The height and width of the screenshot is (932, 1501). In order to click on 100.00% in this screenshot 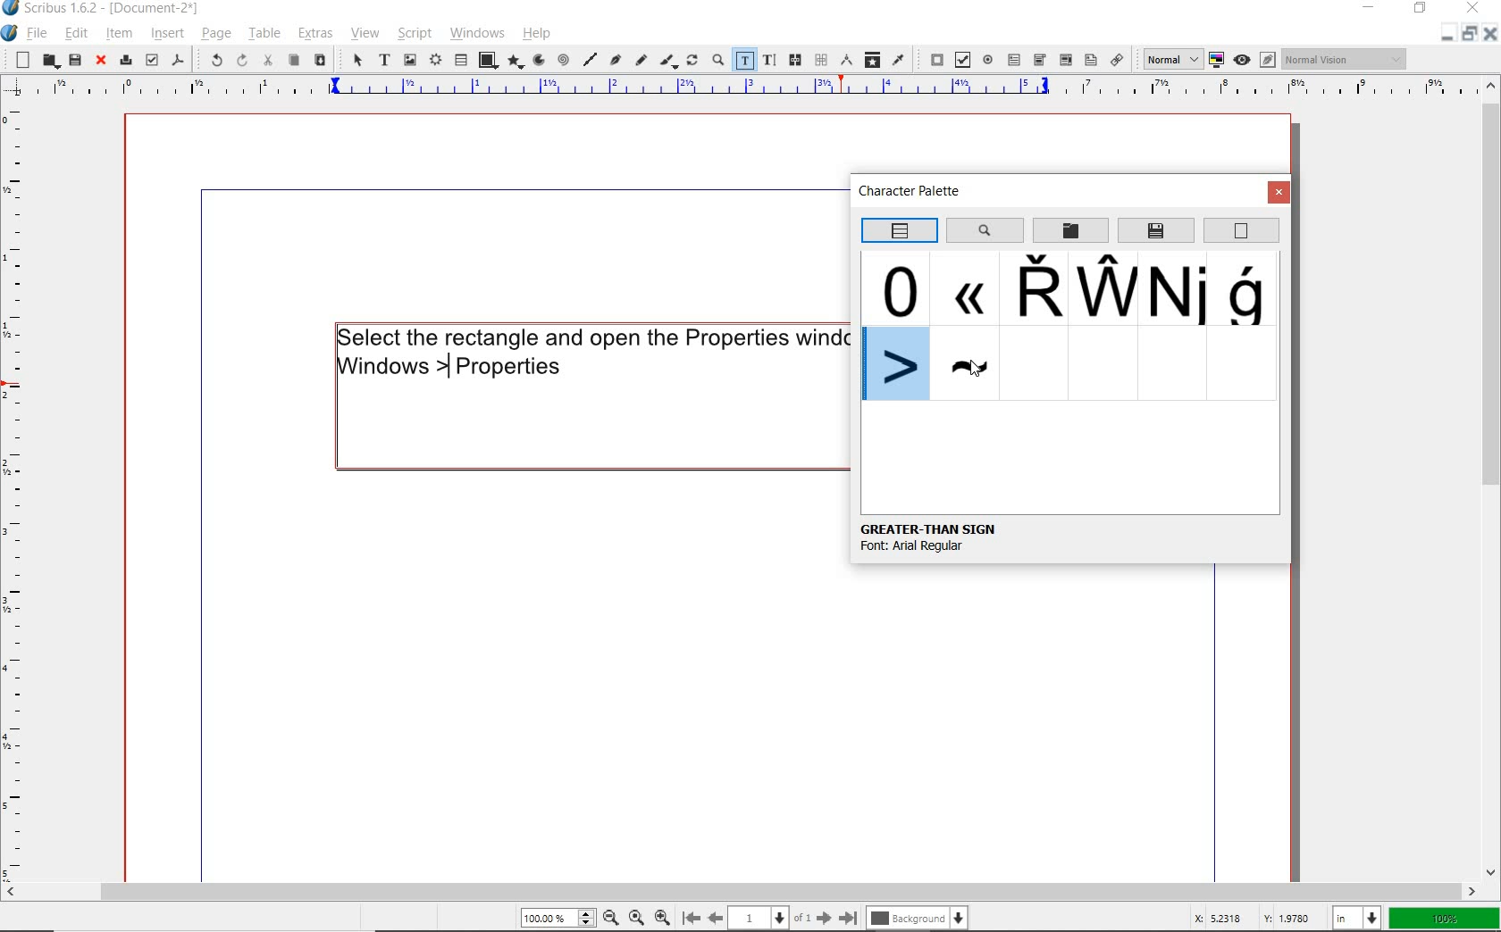, I will do `click(556, 918)`.